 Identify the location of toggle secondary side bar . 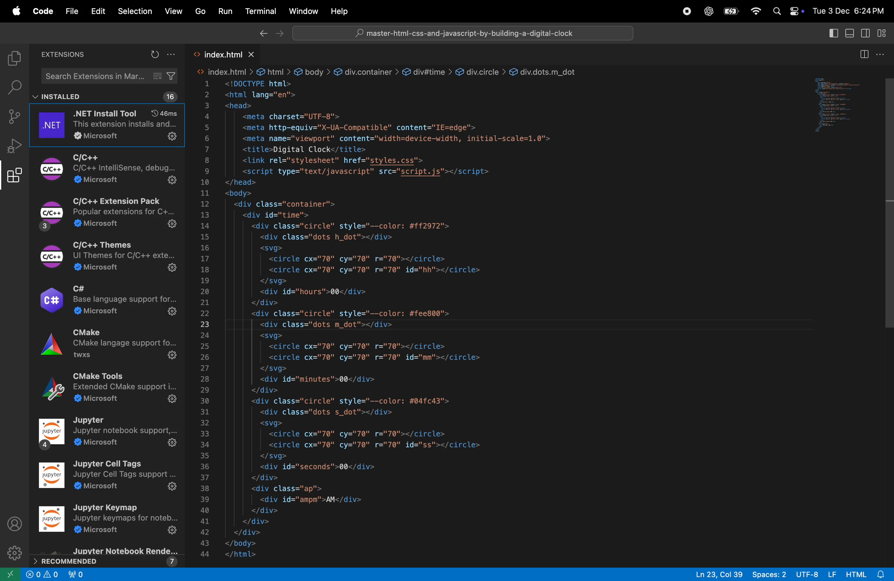
(865, 32).